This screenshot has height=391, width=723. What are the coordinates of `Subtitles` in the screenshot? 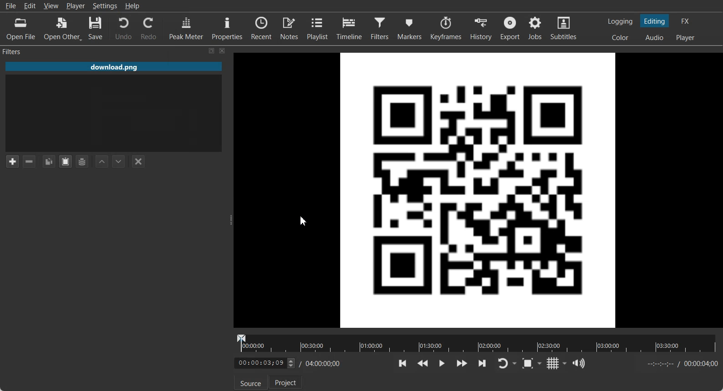 It's located at (565, 28).